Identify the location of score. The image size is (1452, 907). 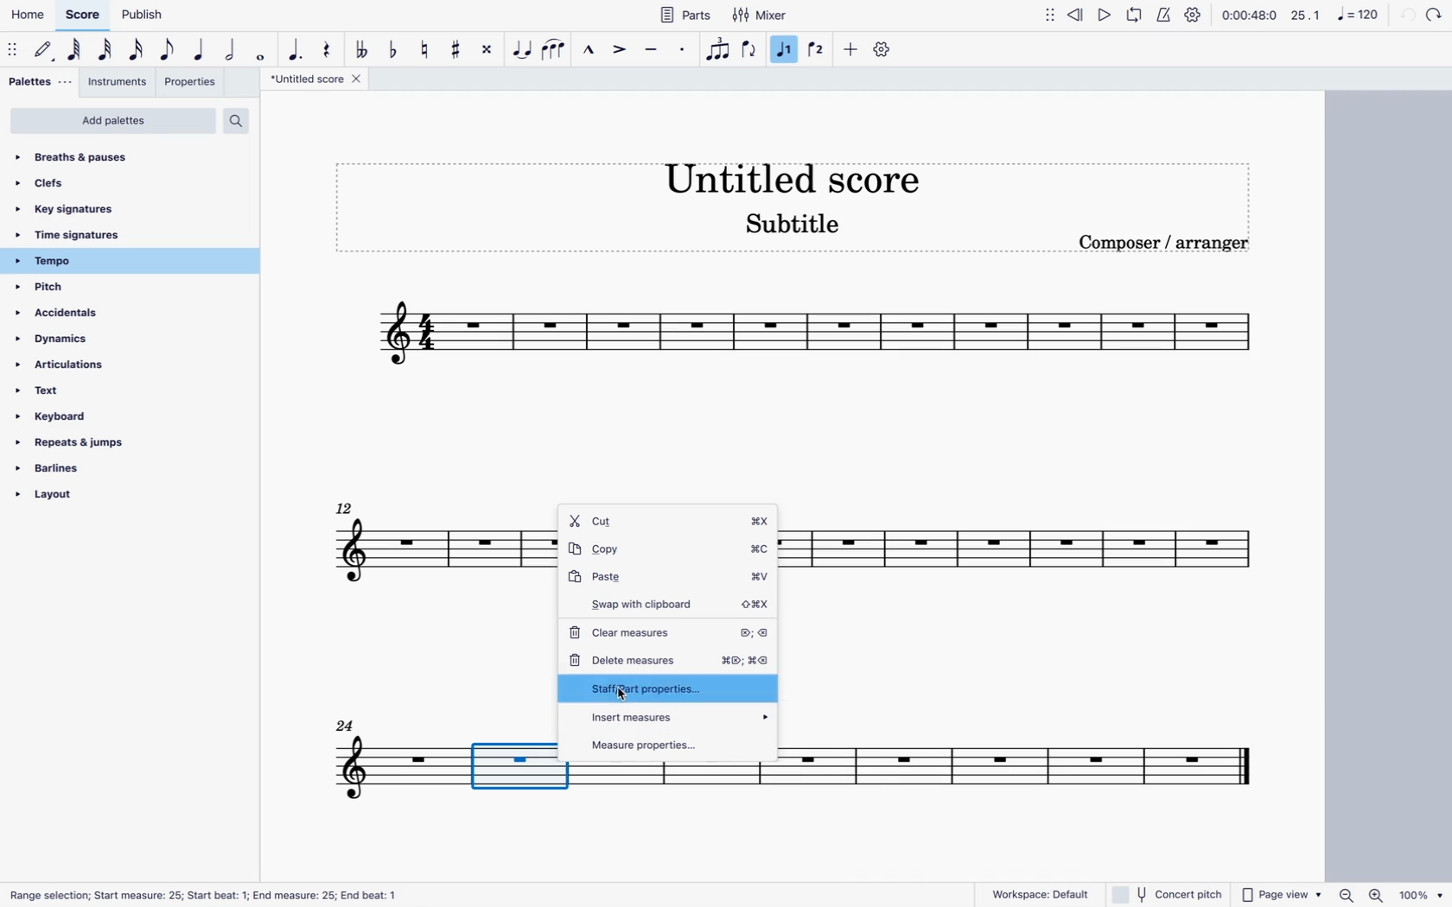
(429, 554).